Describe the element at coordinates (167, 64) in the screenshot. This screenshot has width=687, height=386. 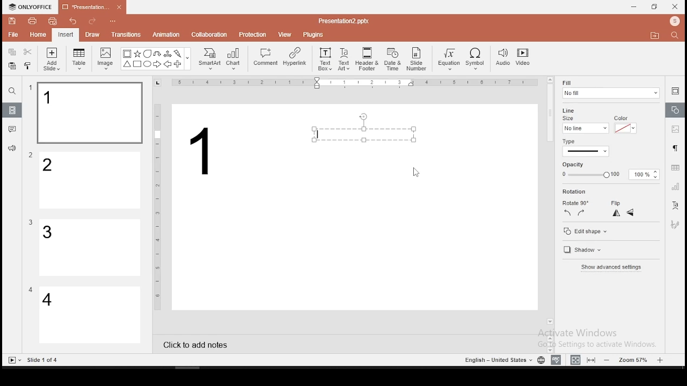
I see `Arrow Left` at that location.